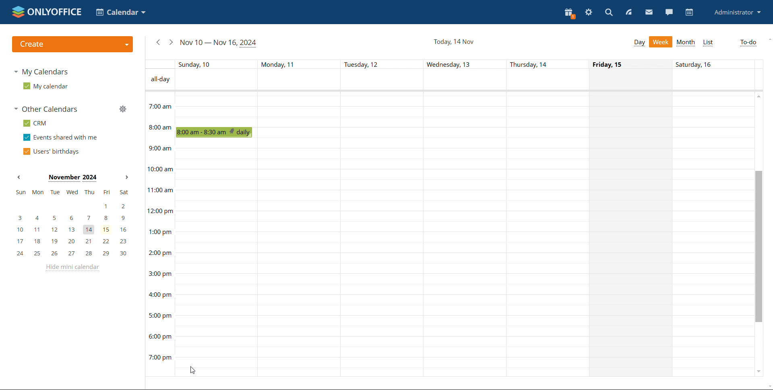  What do you see at coordinates (669, 12) in the screenshot?
I see `chat` at bounding box center [669, 12].